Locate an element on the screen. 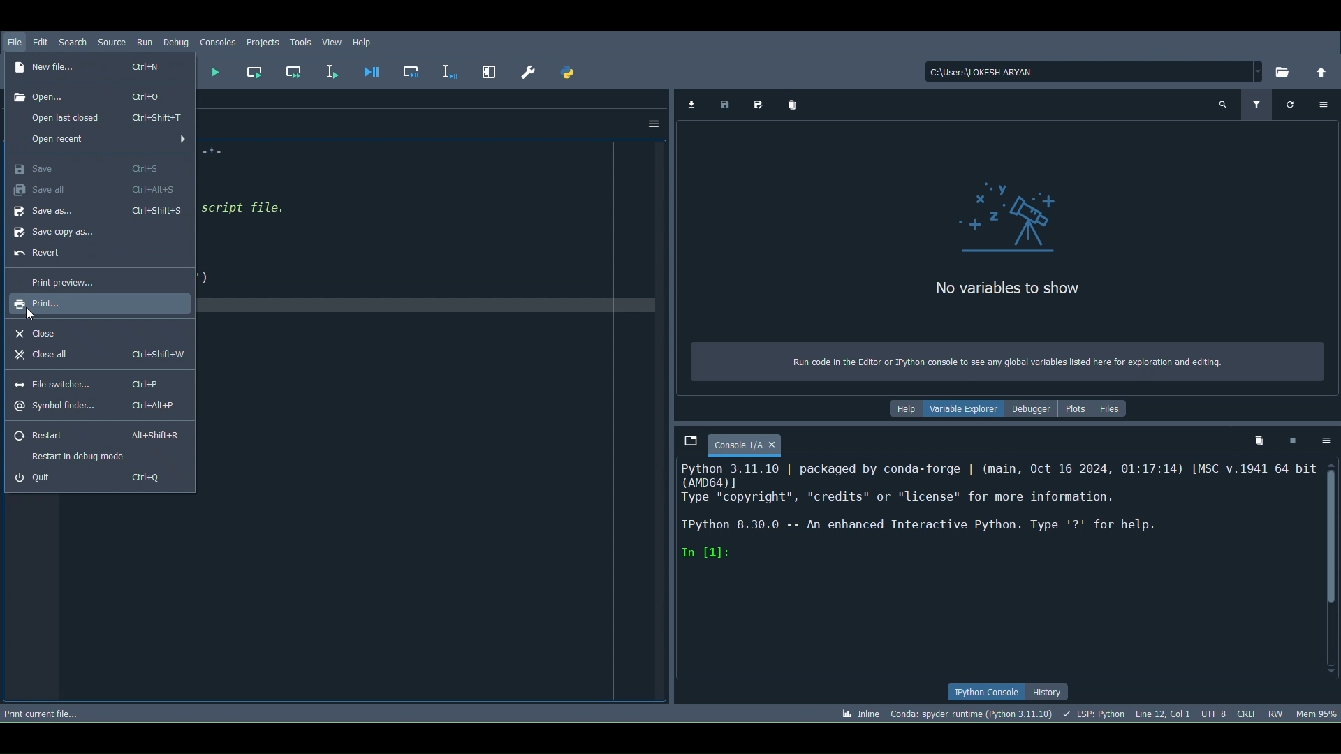  Run is located at coordinates (147, 43).